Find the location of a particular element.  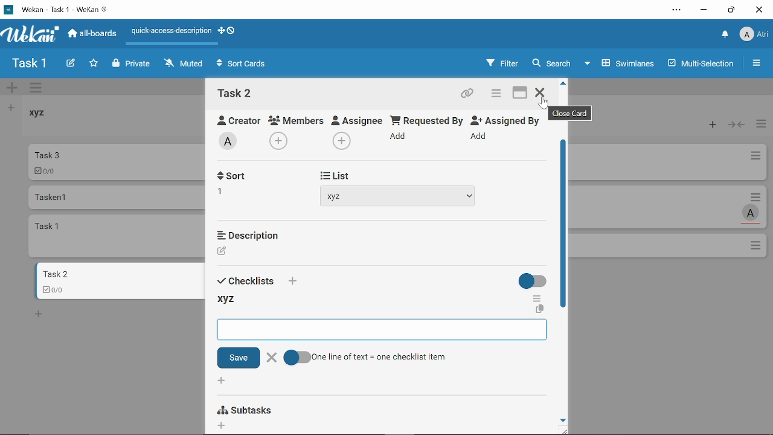

Close is located at coordinates (759, 10).